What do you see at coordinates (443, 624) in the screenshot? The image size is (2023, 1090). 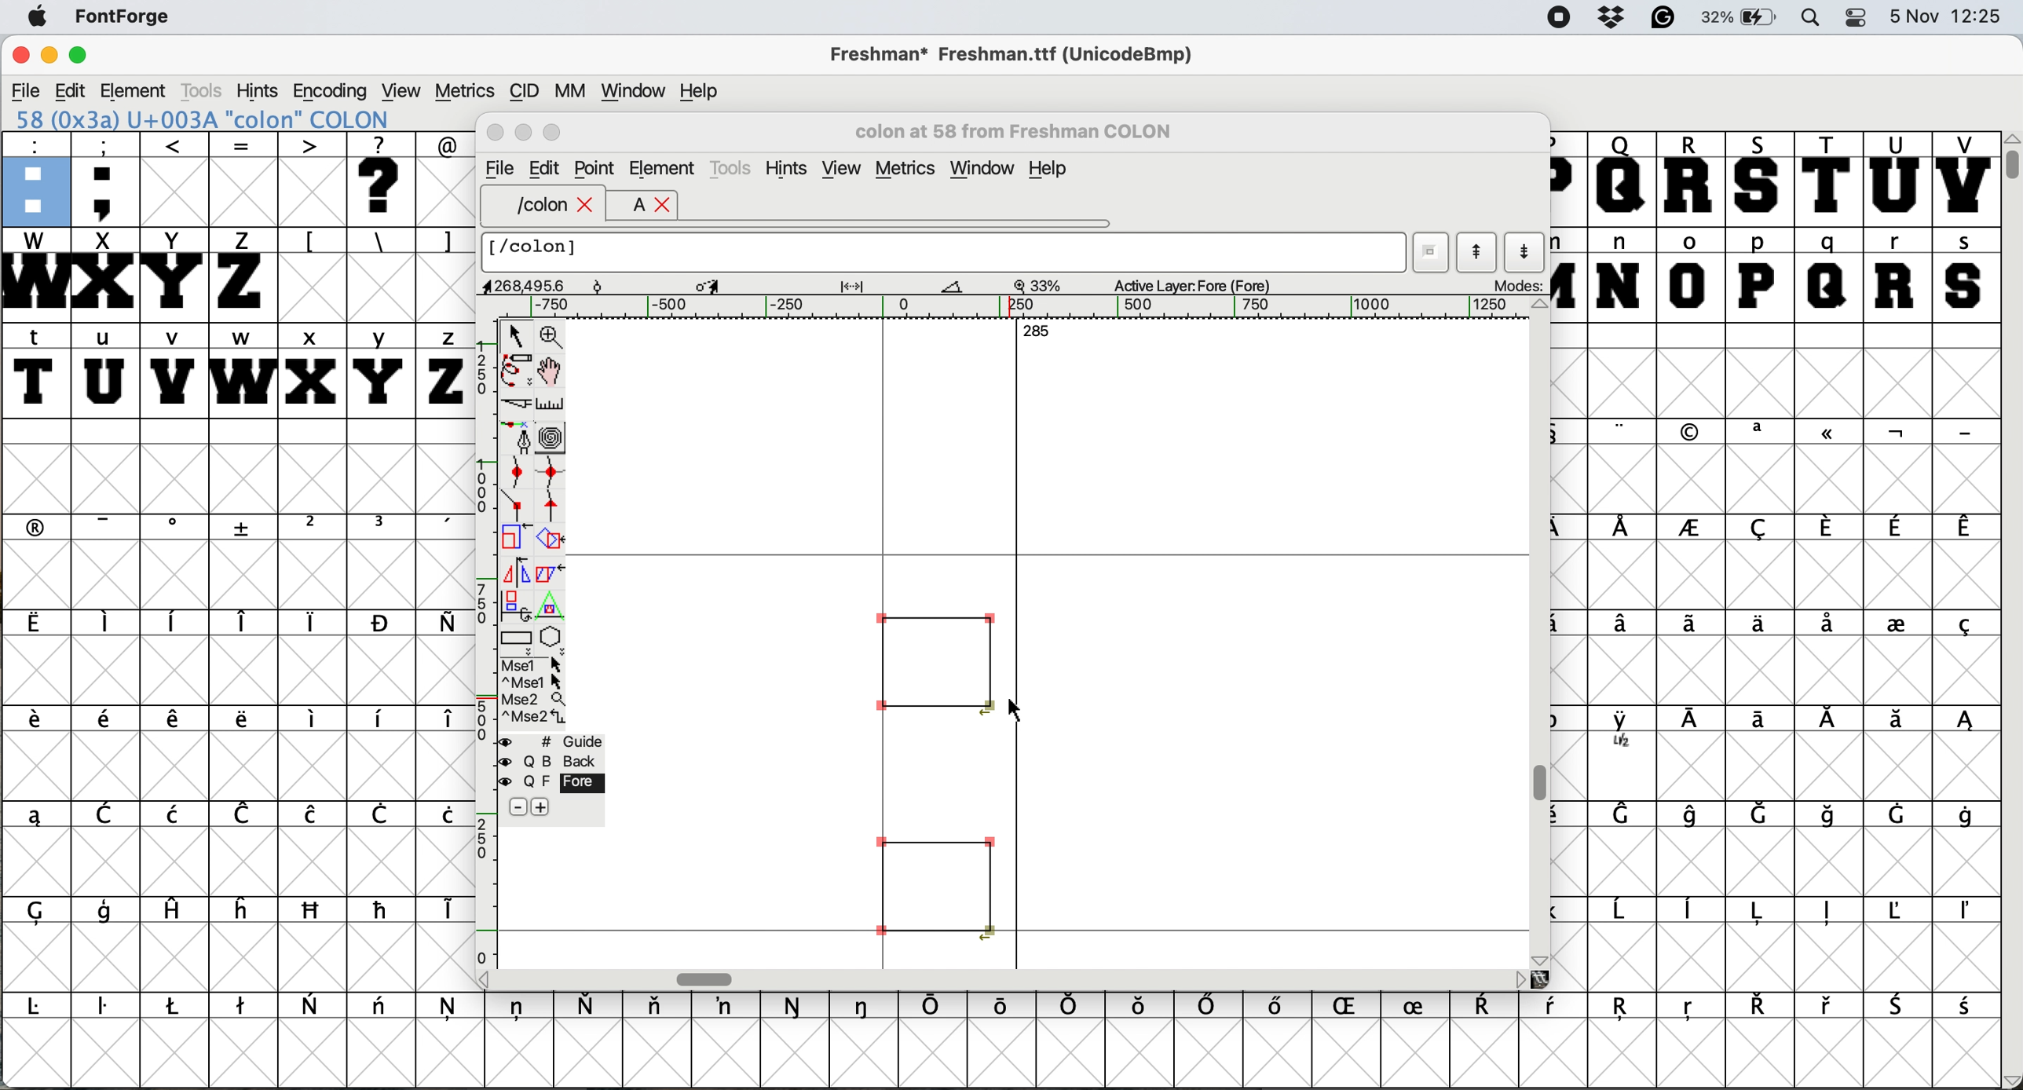 I see `symbol` at bounding box center [443, 624].